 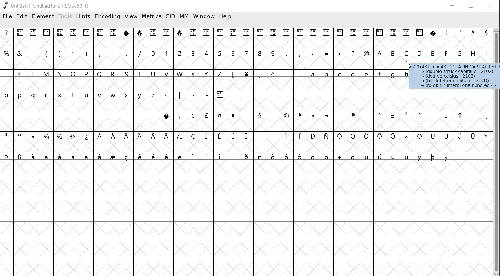 I want to click on mm, so click(x=183, y=17).